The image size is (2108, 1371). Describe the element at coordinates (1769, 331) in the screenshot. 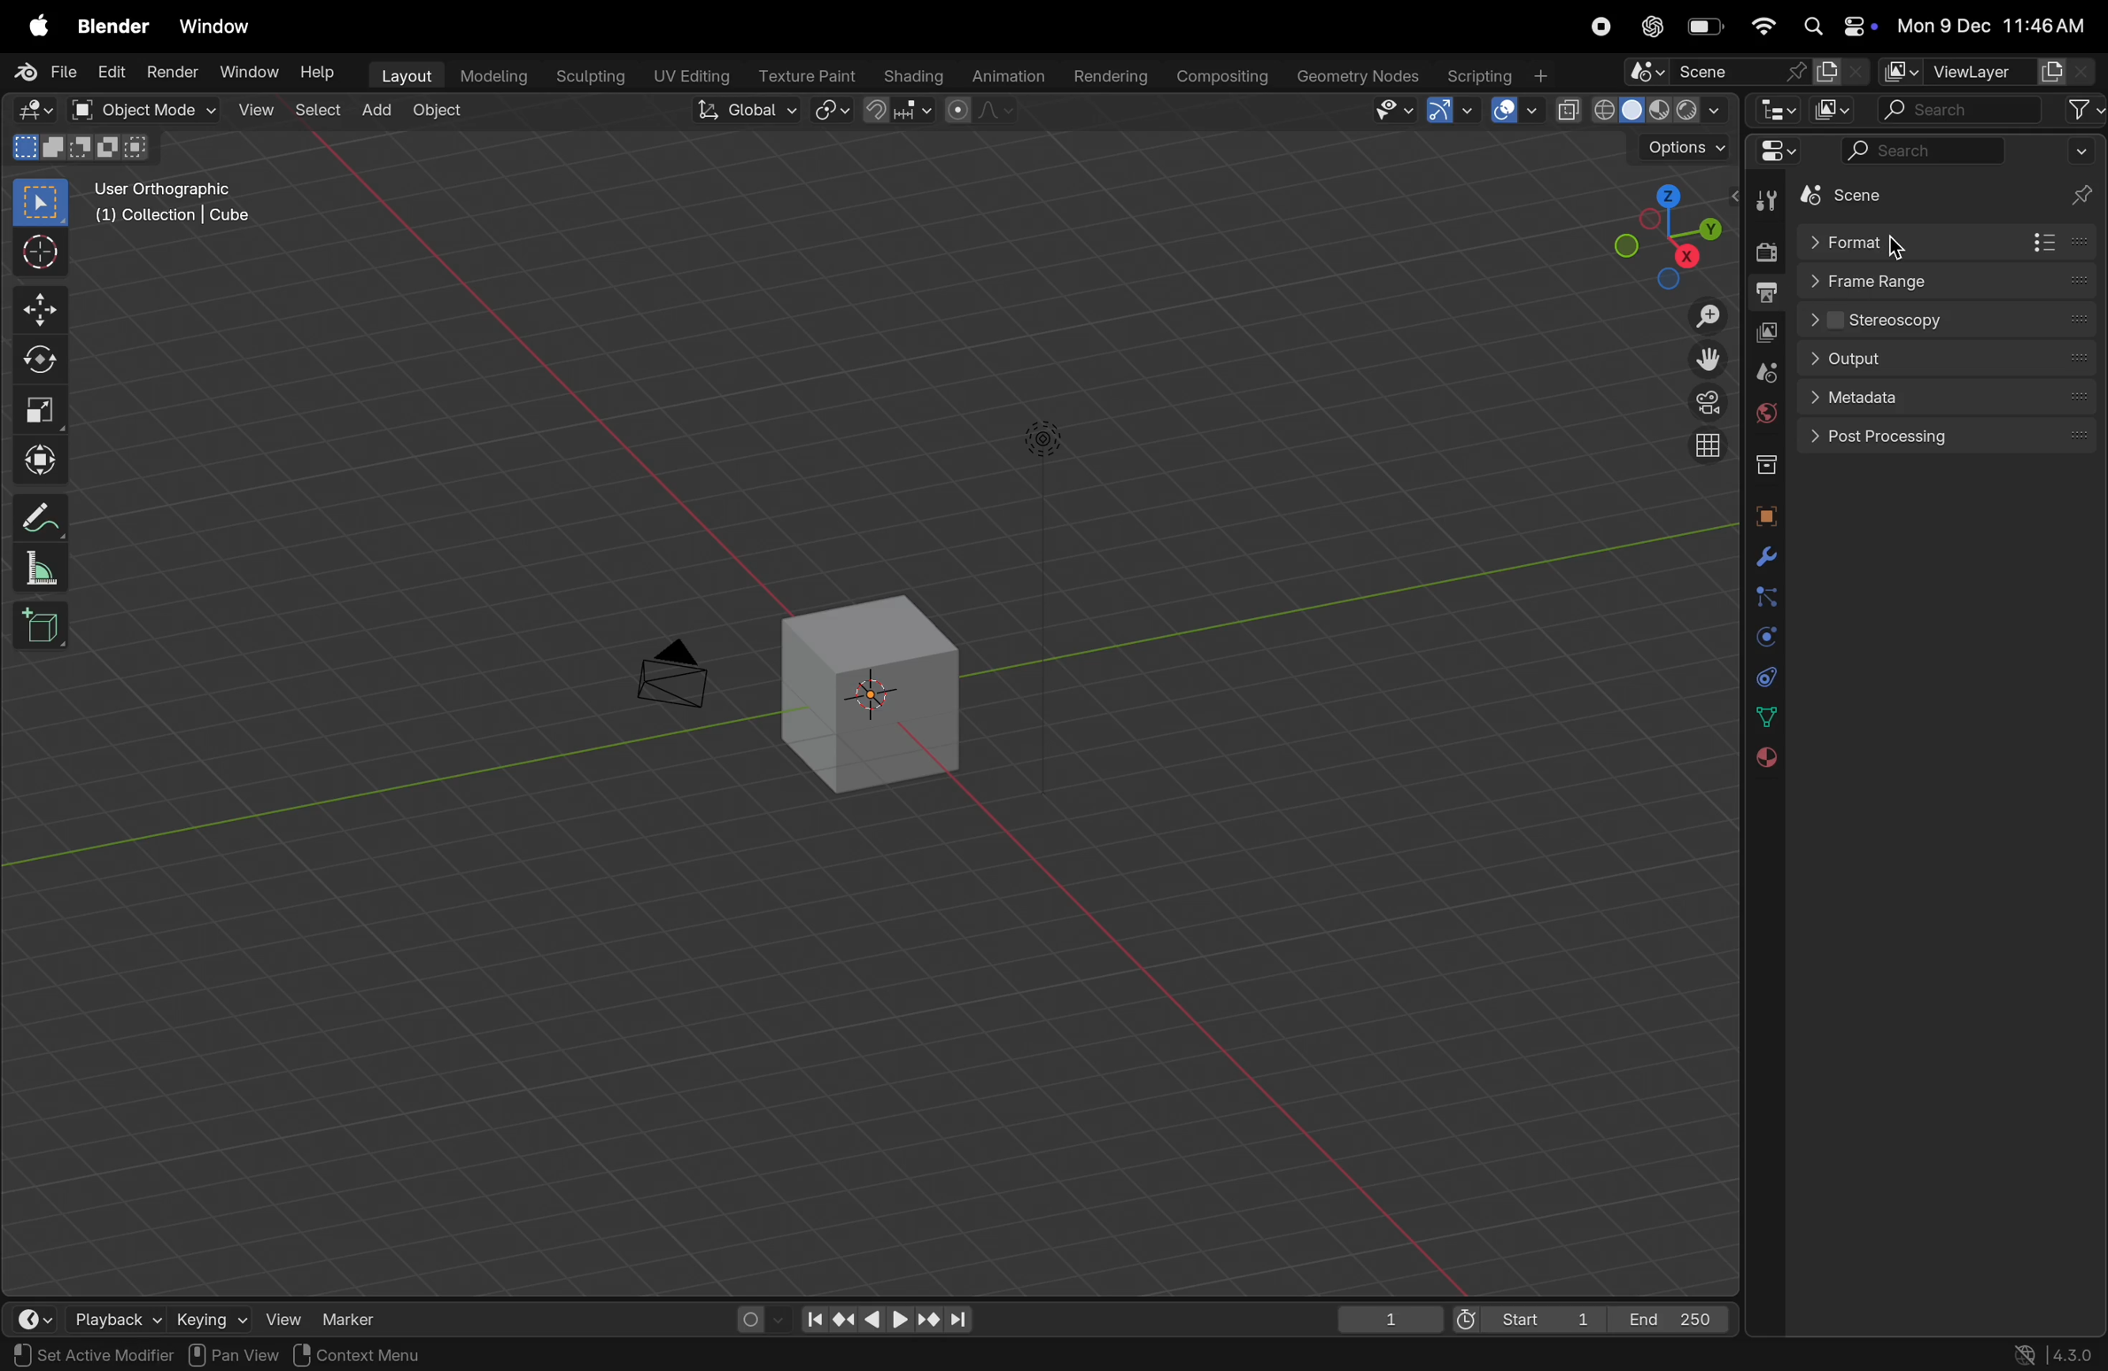

I see `view layer` at that location.